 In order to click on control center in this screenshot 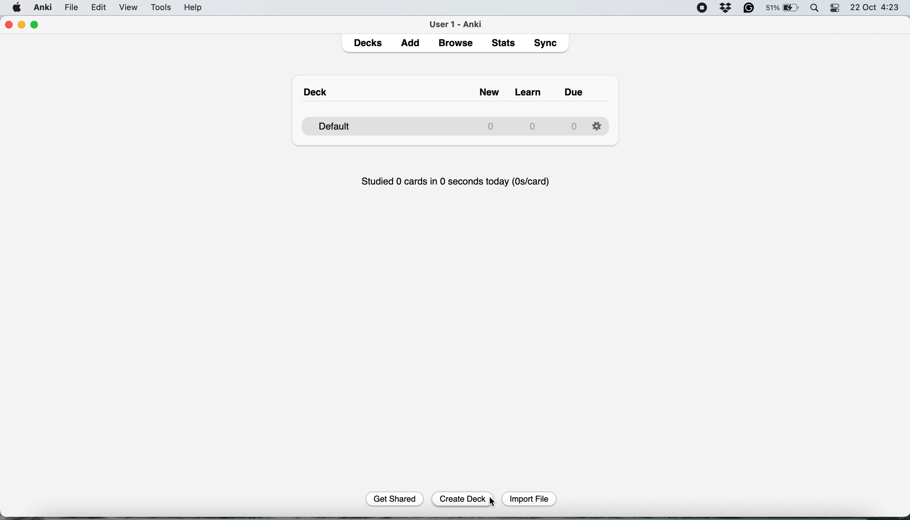, I will do `click(837, 10)`.